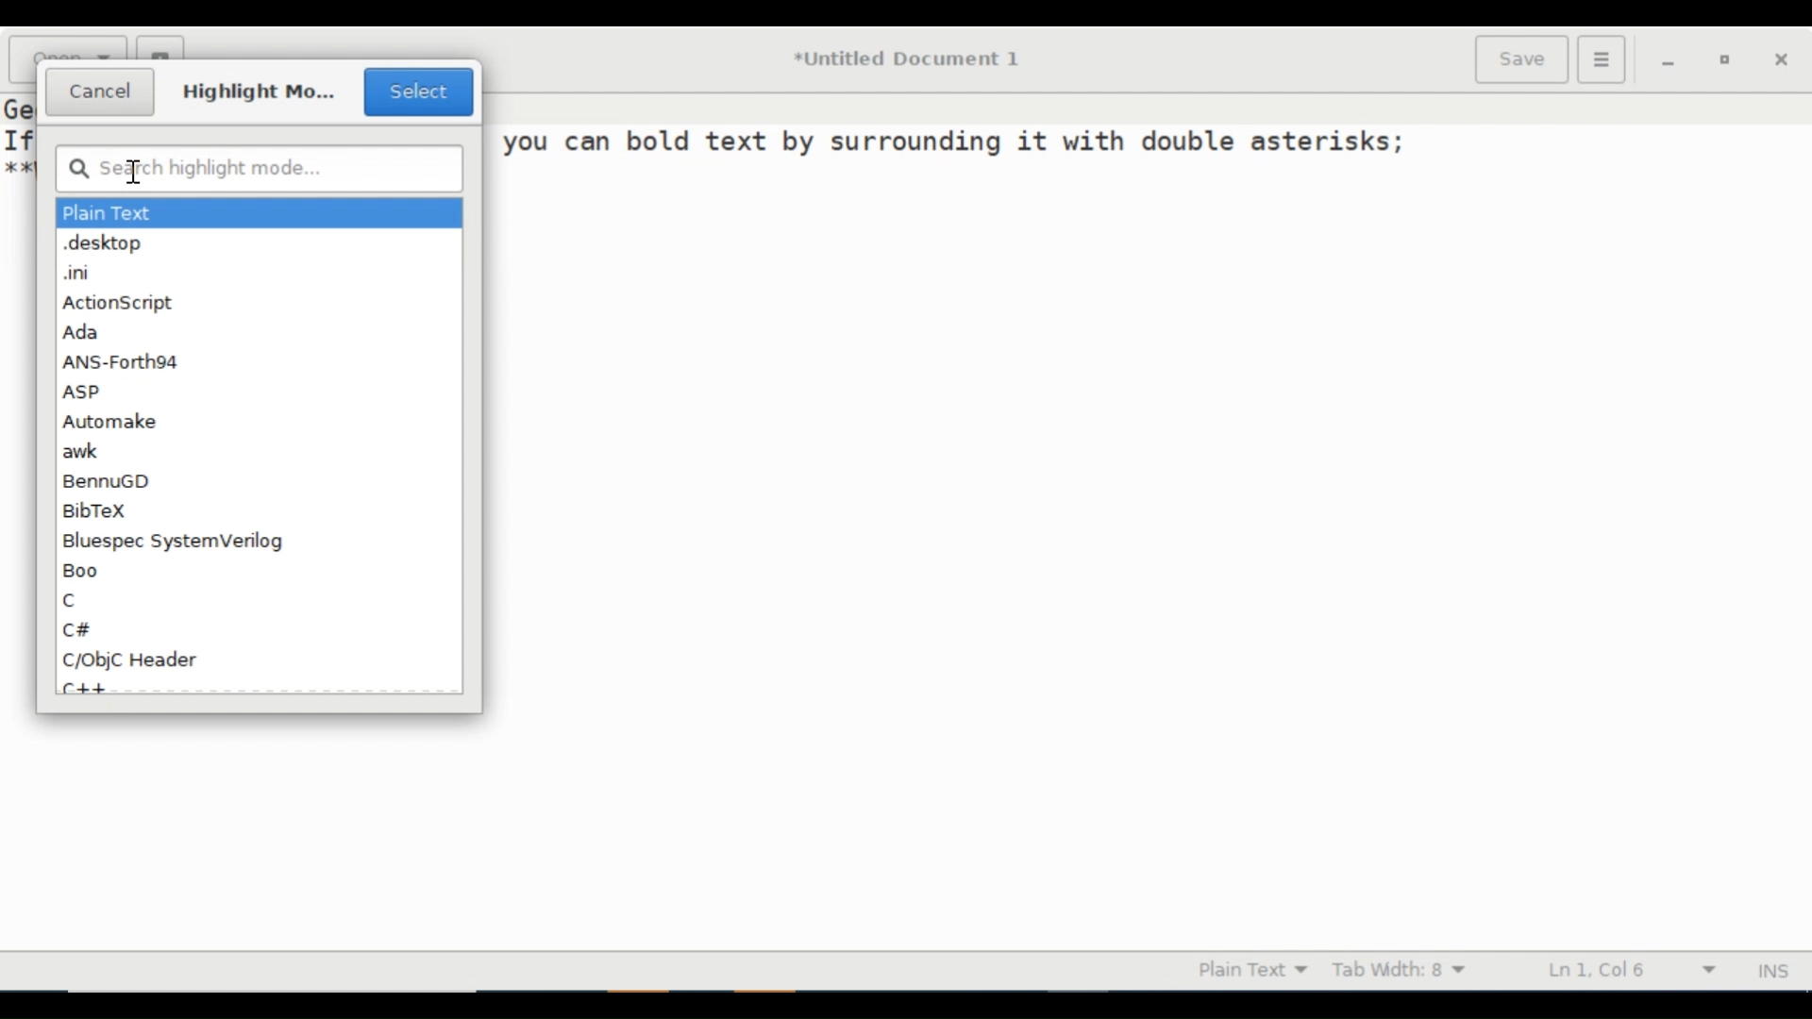  What do you see at coordinates (112, 422) in the screenshot?
I see `Automake` at bounding box center [112, 422].